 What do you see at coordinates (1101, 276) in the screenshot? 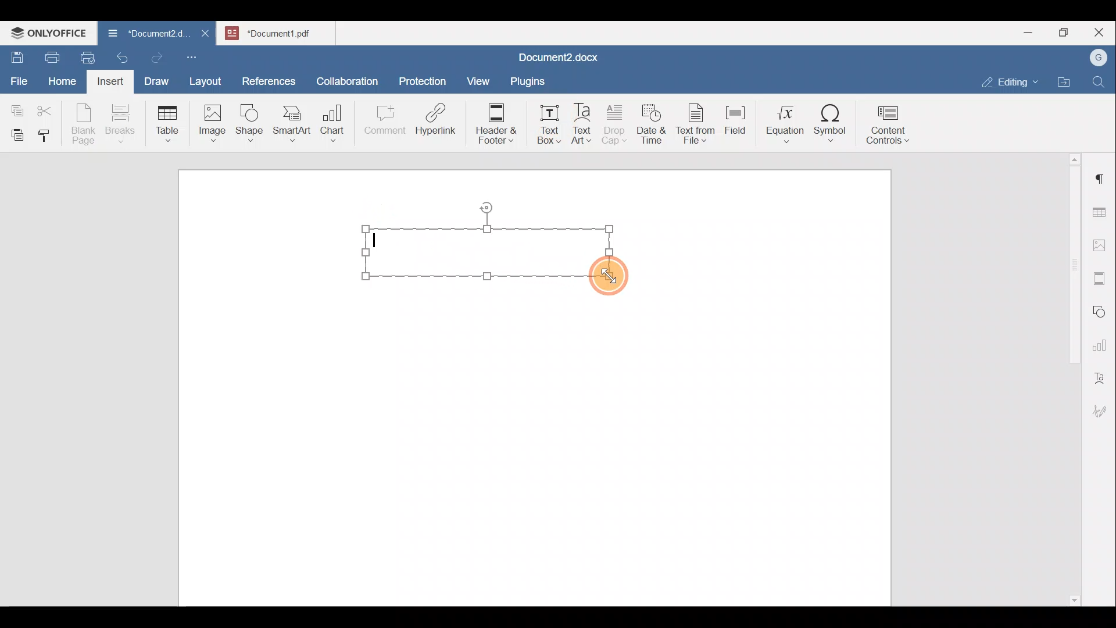
I see `Headers & footers` at bounding box center [1101, 276].